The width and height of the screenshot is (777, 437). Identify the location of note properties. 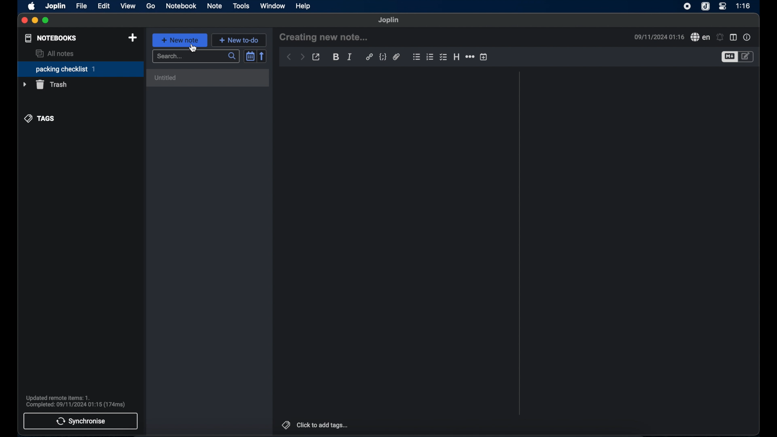
(748, 37).